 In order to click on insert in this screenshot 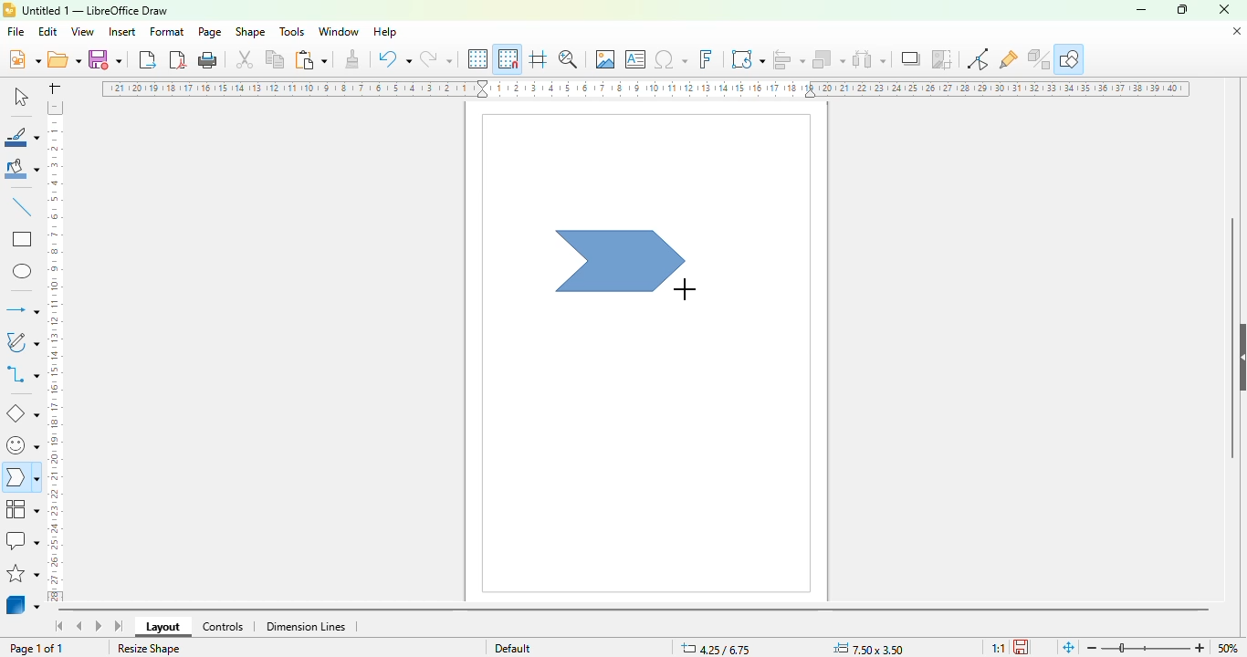, I will do `click(121, 32)`.